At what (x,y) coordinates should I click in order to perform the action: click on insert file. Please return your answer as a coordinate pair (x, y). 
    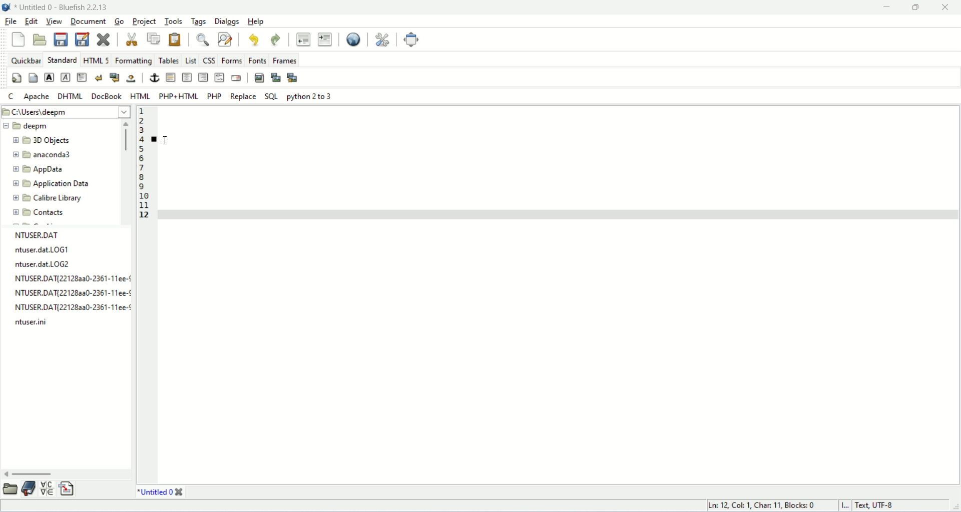
    Looking at the image, I should click on (68, 489).